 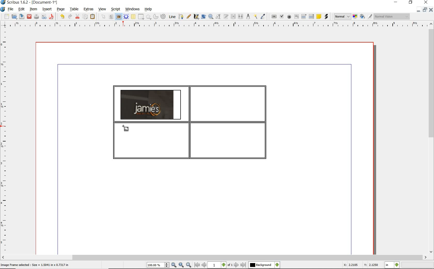 I want to click on select current zoom level, so click(x=158, y=265).